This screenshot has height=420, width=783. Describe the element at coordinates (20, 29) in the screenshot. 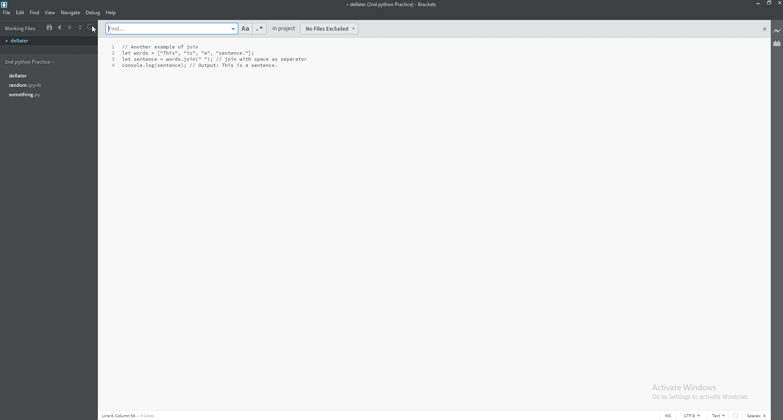

I see `working files` at that location.